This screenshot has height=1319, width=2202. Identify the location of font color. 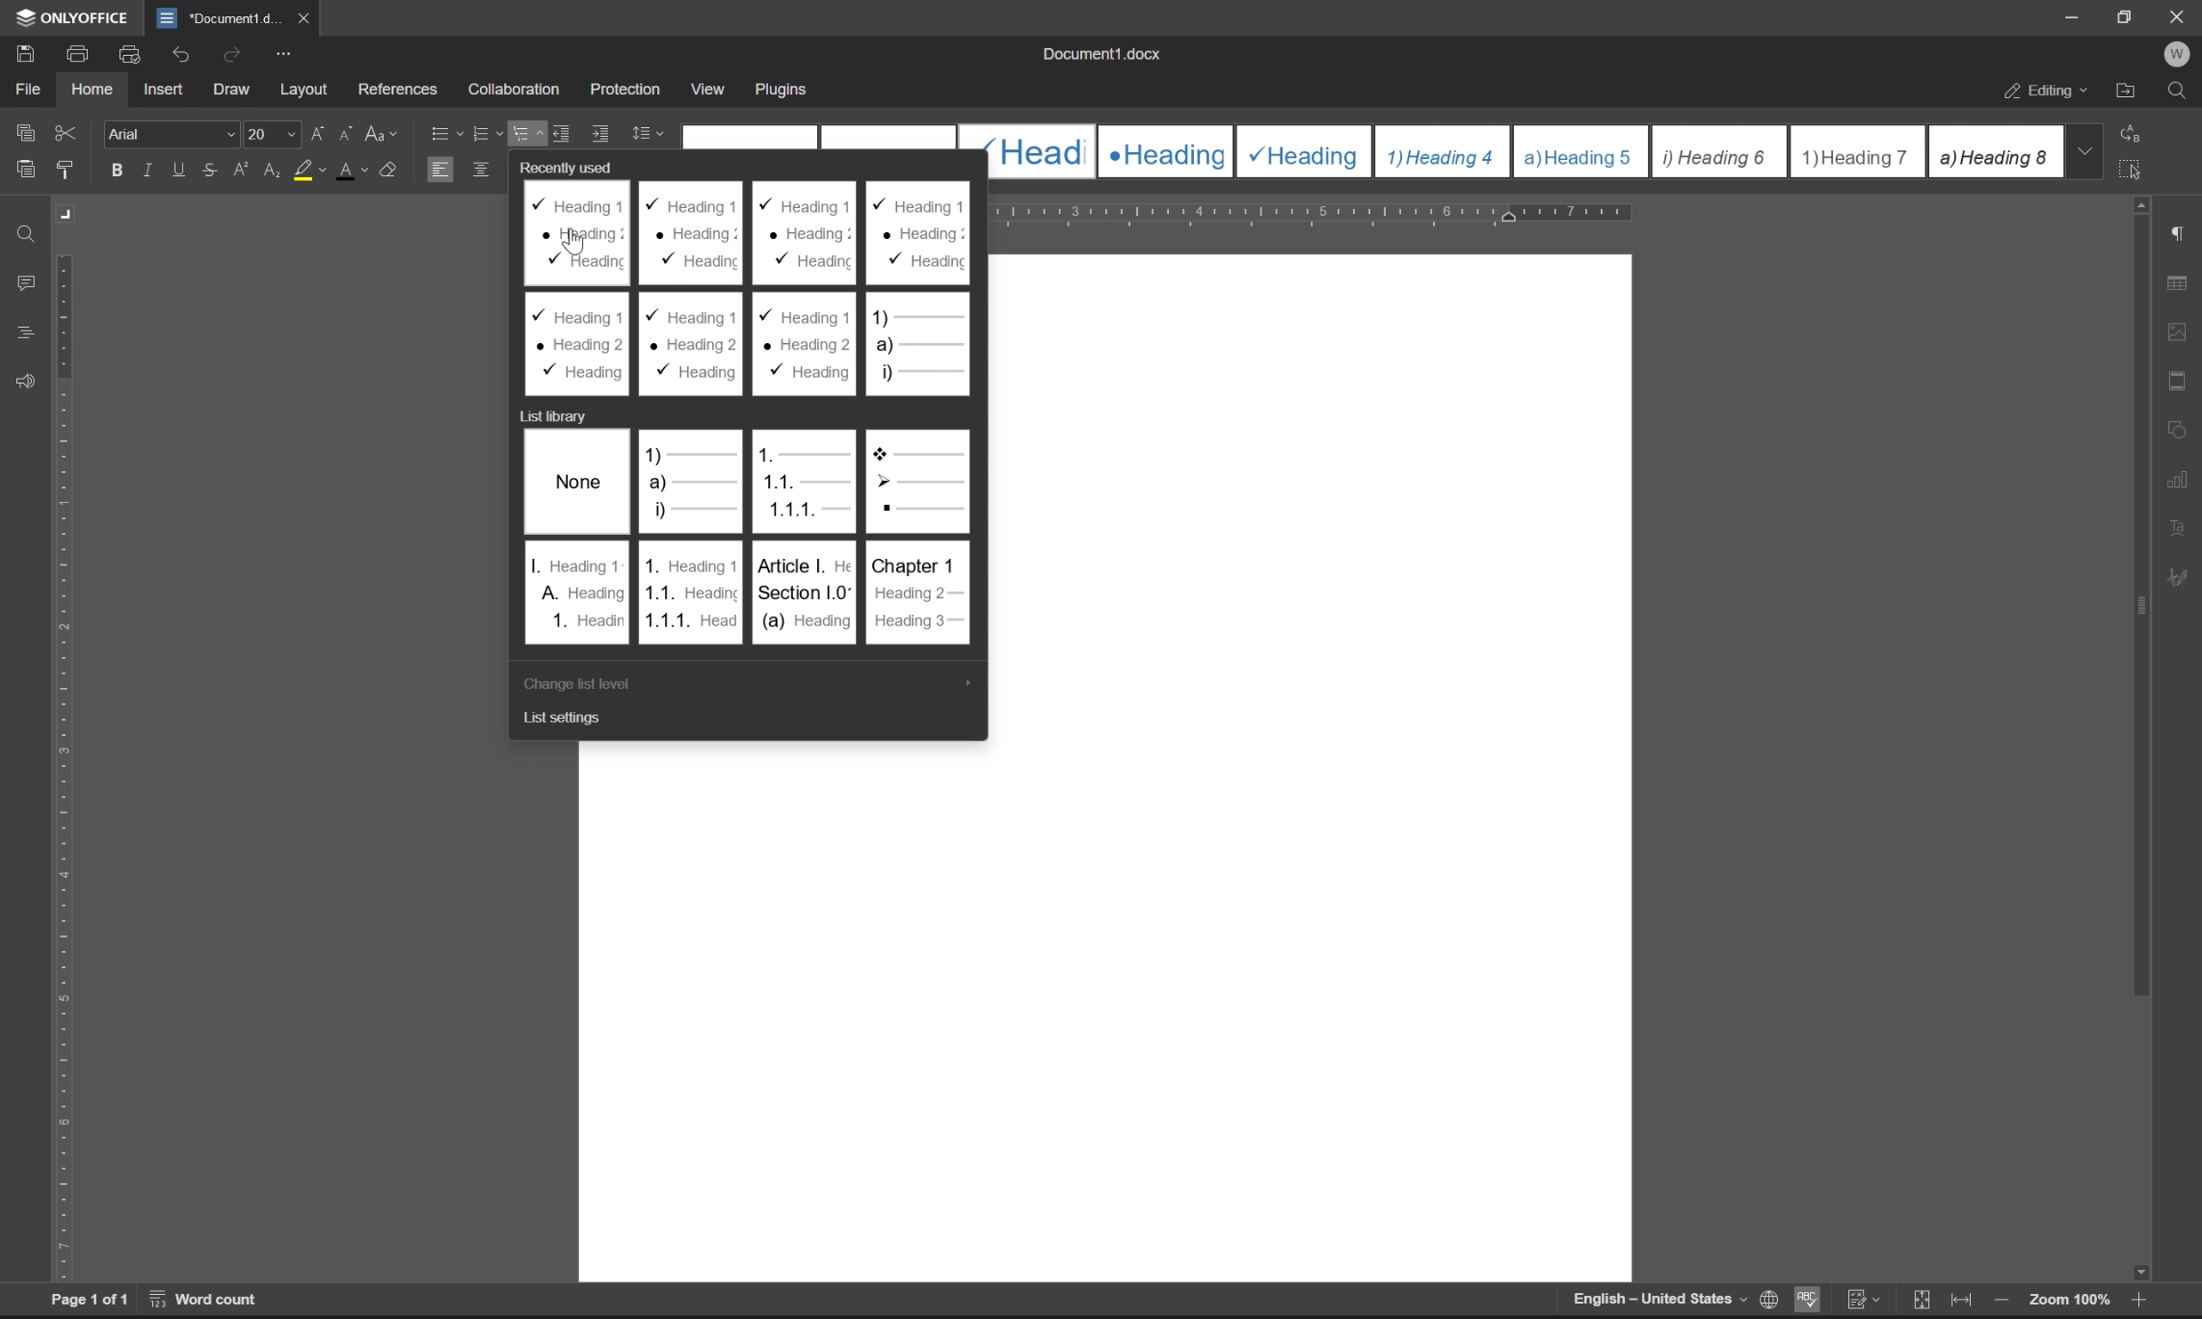
(353, 169).